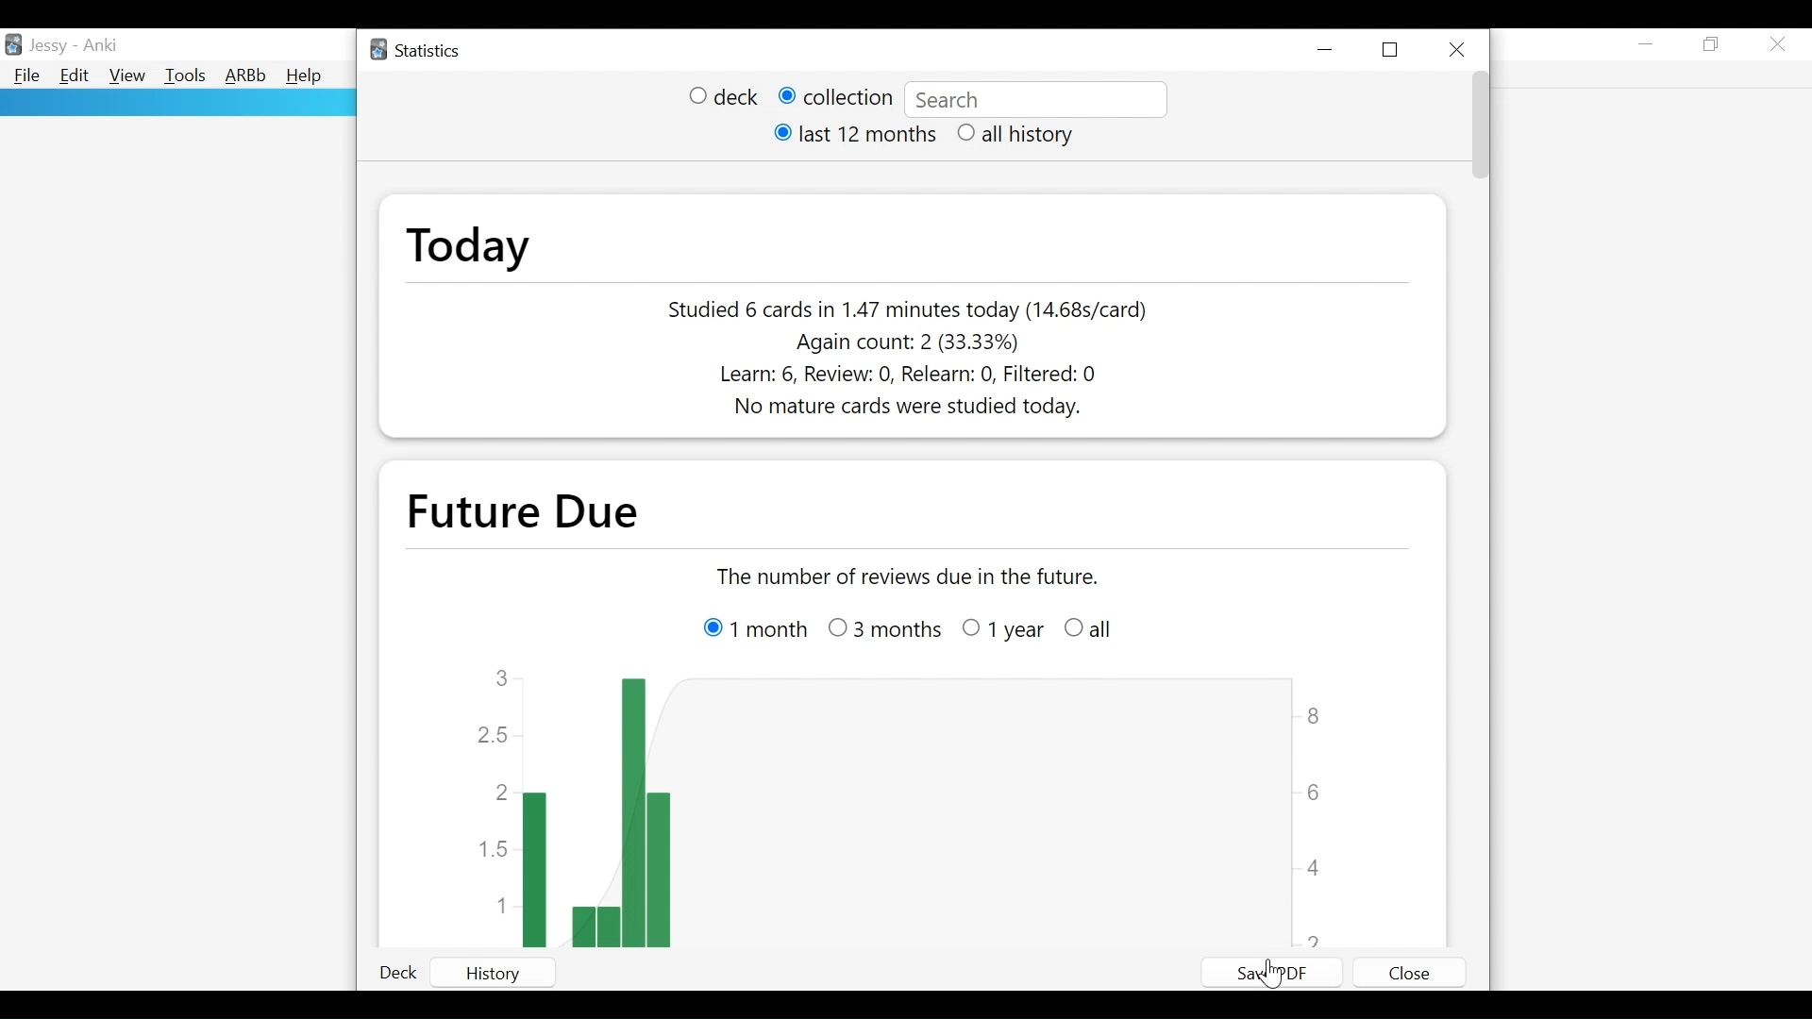 The height and width of the screenshot is (1019, 1812). What do you see at coordinates (1408, 973) in the screenshot?
I see `Close` at bounding box center [1408, 973].